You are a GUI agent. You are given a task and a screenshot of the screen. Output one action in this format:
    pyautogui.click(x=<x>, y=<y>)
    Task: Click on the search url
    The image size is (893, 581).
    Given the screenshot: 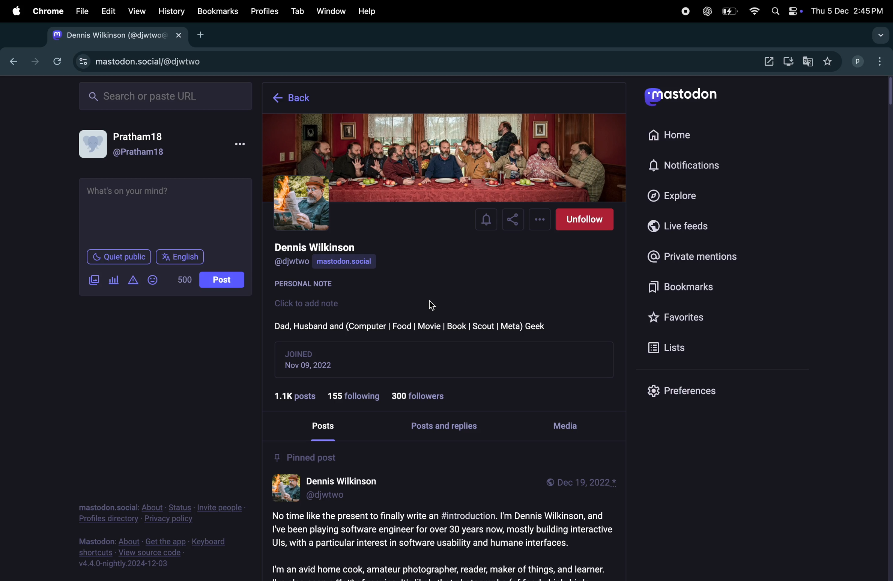 What is the action you would take?
    pyautogui.click(x=162, y=97)
    